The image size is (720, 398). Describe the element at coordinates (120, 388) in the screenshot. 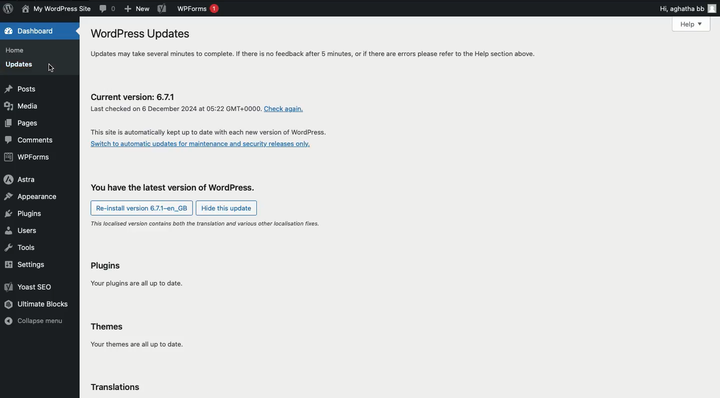

I see `Transitions` at that location.